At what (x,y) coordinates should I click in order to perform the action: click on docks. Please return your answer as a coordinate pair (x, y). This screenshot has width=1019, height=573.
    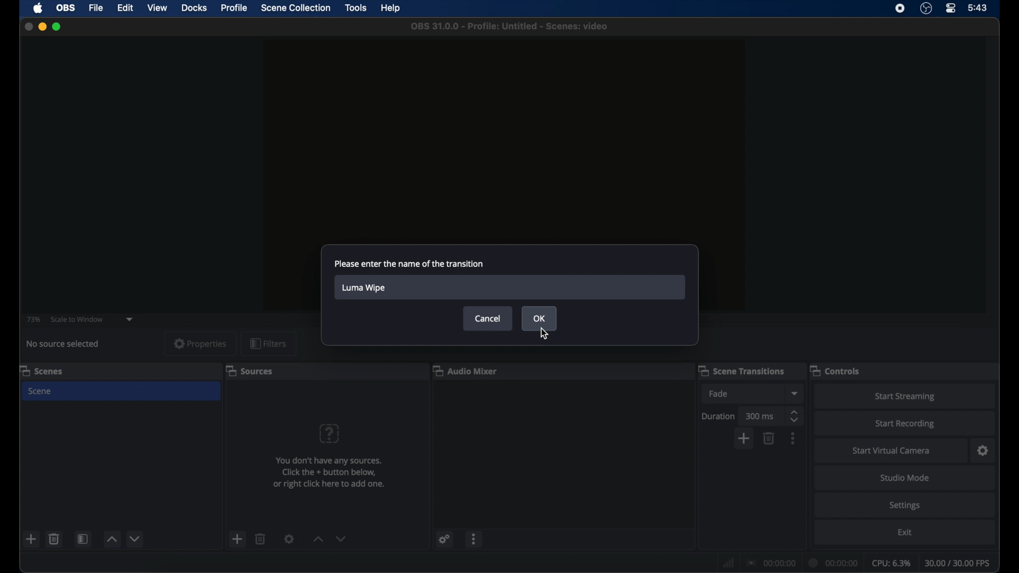
    Looking at the image, I should click on (194, 8).